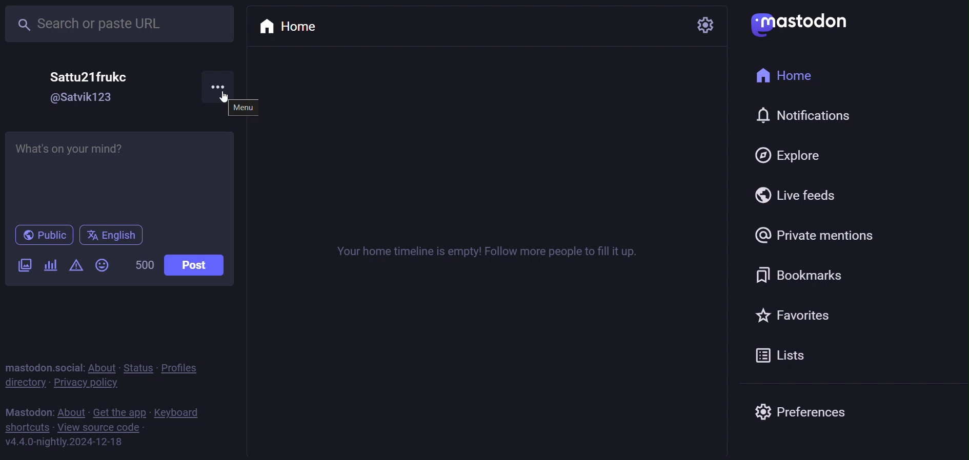 The height and width of the screenshot is (460, 969). Describe the element at coordinates (64, 444) in the screenshot. I see `V4.4.0-nightly.2024-12-18` at that location.